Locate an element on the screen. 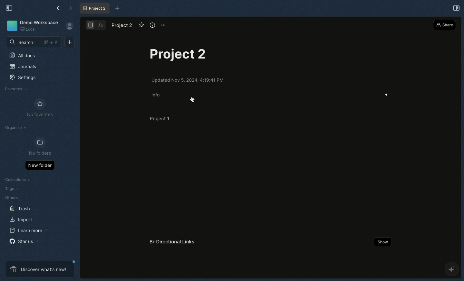 This screenshot has height=281, width=464. Settings is located at coordinates (22, 78).